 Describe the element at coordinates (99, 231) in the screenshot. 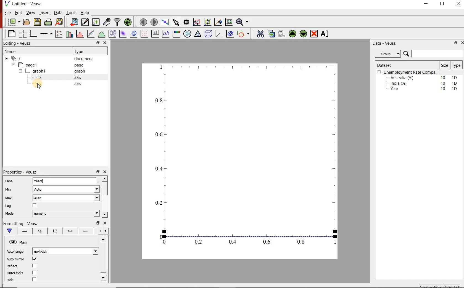

I see `more left` at that location.